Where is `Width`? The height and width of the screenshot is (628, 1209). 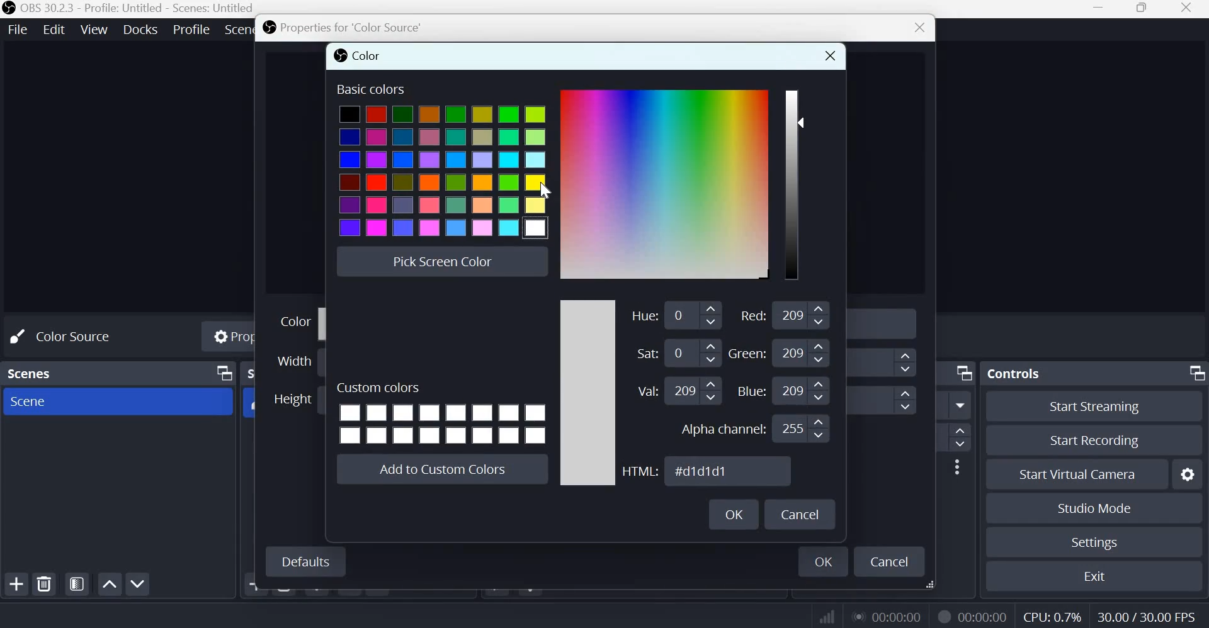
Width is located at coordinates (292, 360).